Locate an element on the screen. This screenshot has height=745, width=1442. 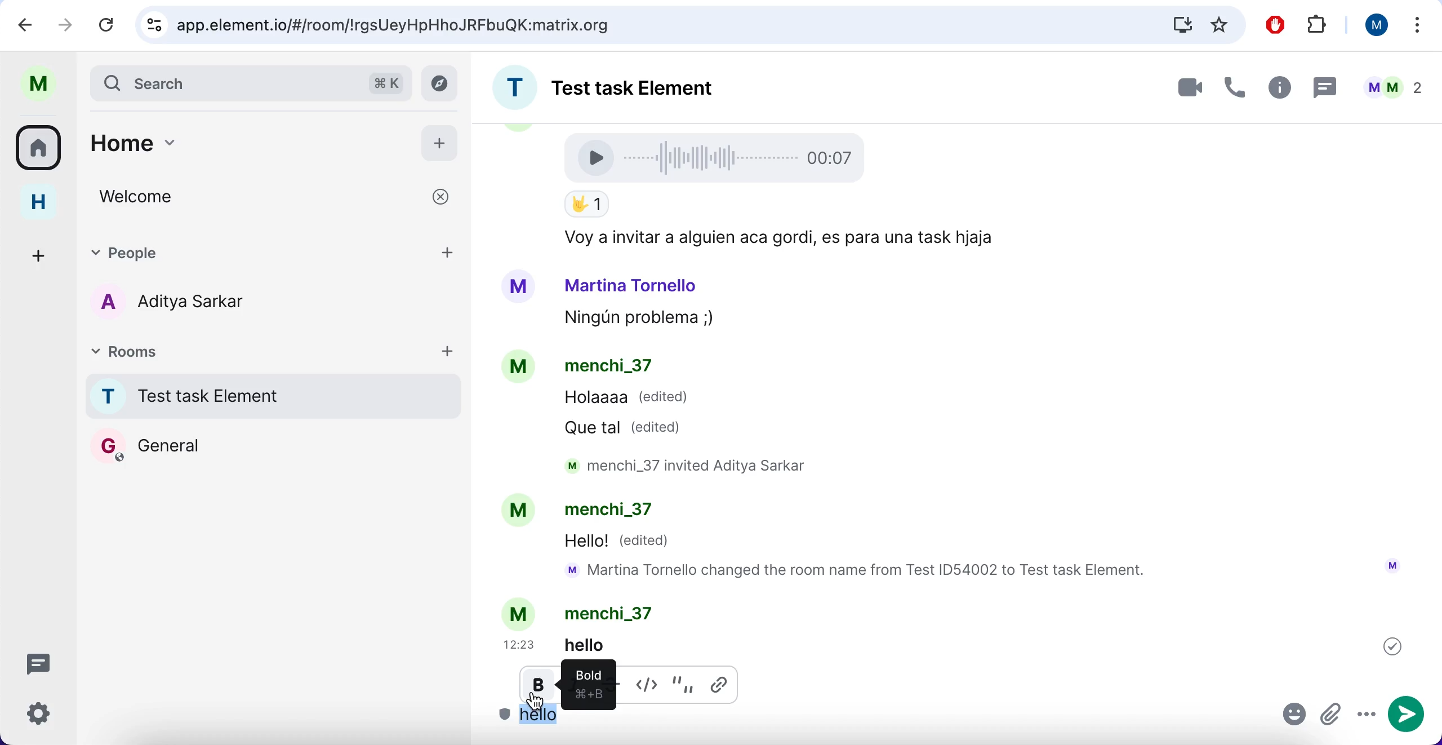
attachment is located at coordinates (1332, 716).